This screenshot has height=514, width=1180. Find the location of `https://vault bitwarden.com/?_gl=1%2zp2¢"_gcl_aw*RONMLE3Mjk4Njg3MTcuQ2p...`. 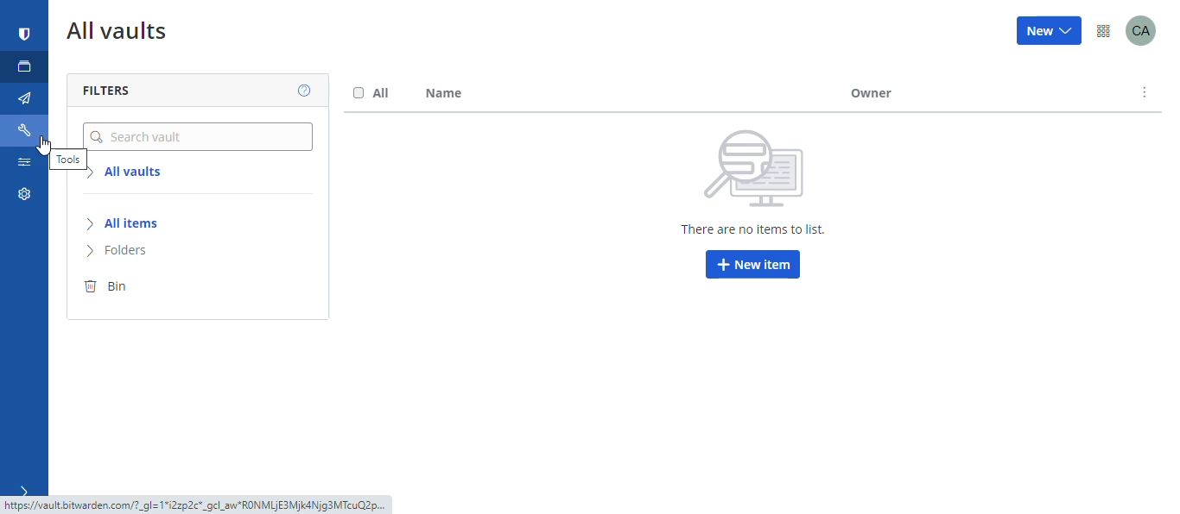

https://vault bitwarden.com/?_gl=1%2zp2¢"_gcl_aw*RONMLE3Mjk4Njg3MTcuQ2p... is located at coordinates (192, 505).